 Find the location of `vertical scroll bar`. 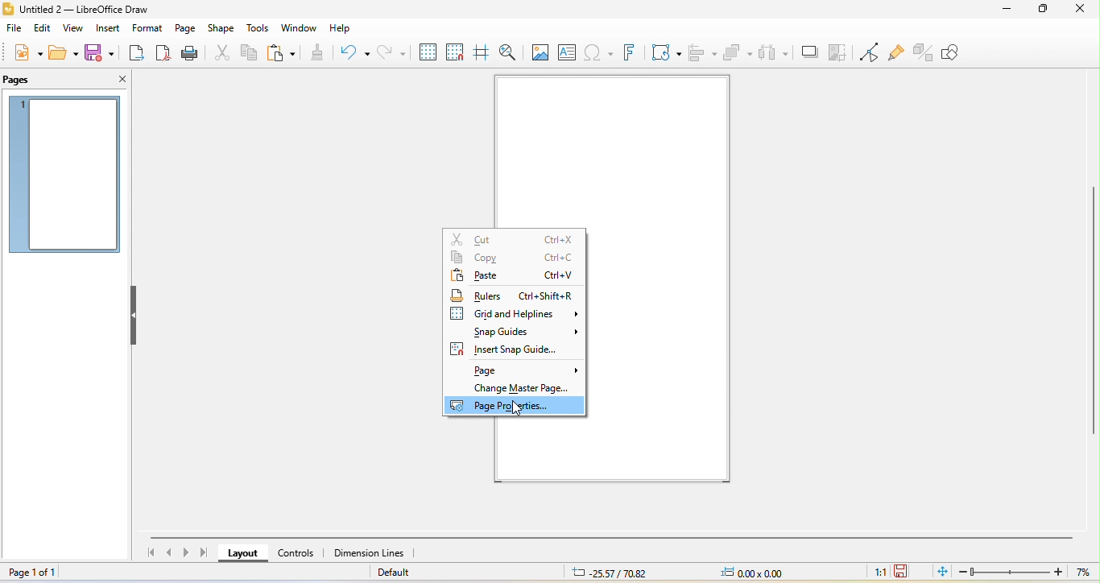

vertical scroll bar is located at coordinates (1093, 306).